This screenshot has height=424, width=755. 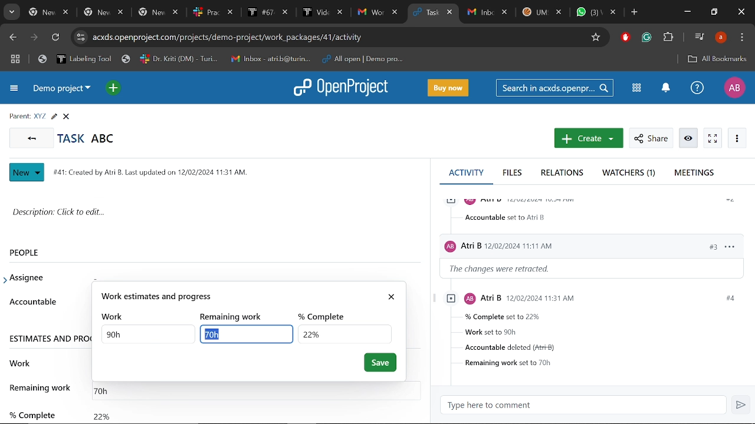 I want to click on Save, so click(x=380, y=363).